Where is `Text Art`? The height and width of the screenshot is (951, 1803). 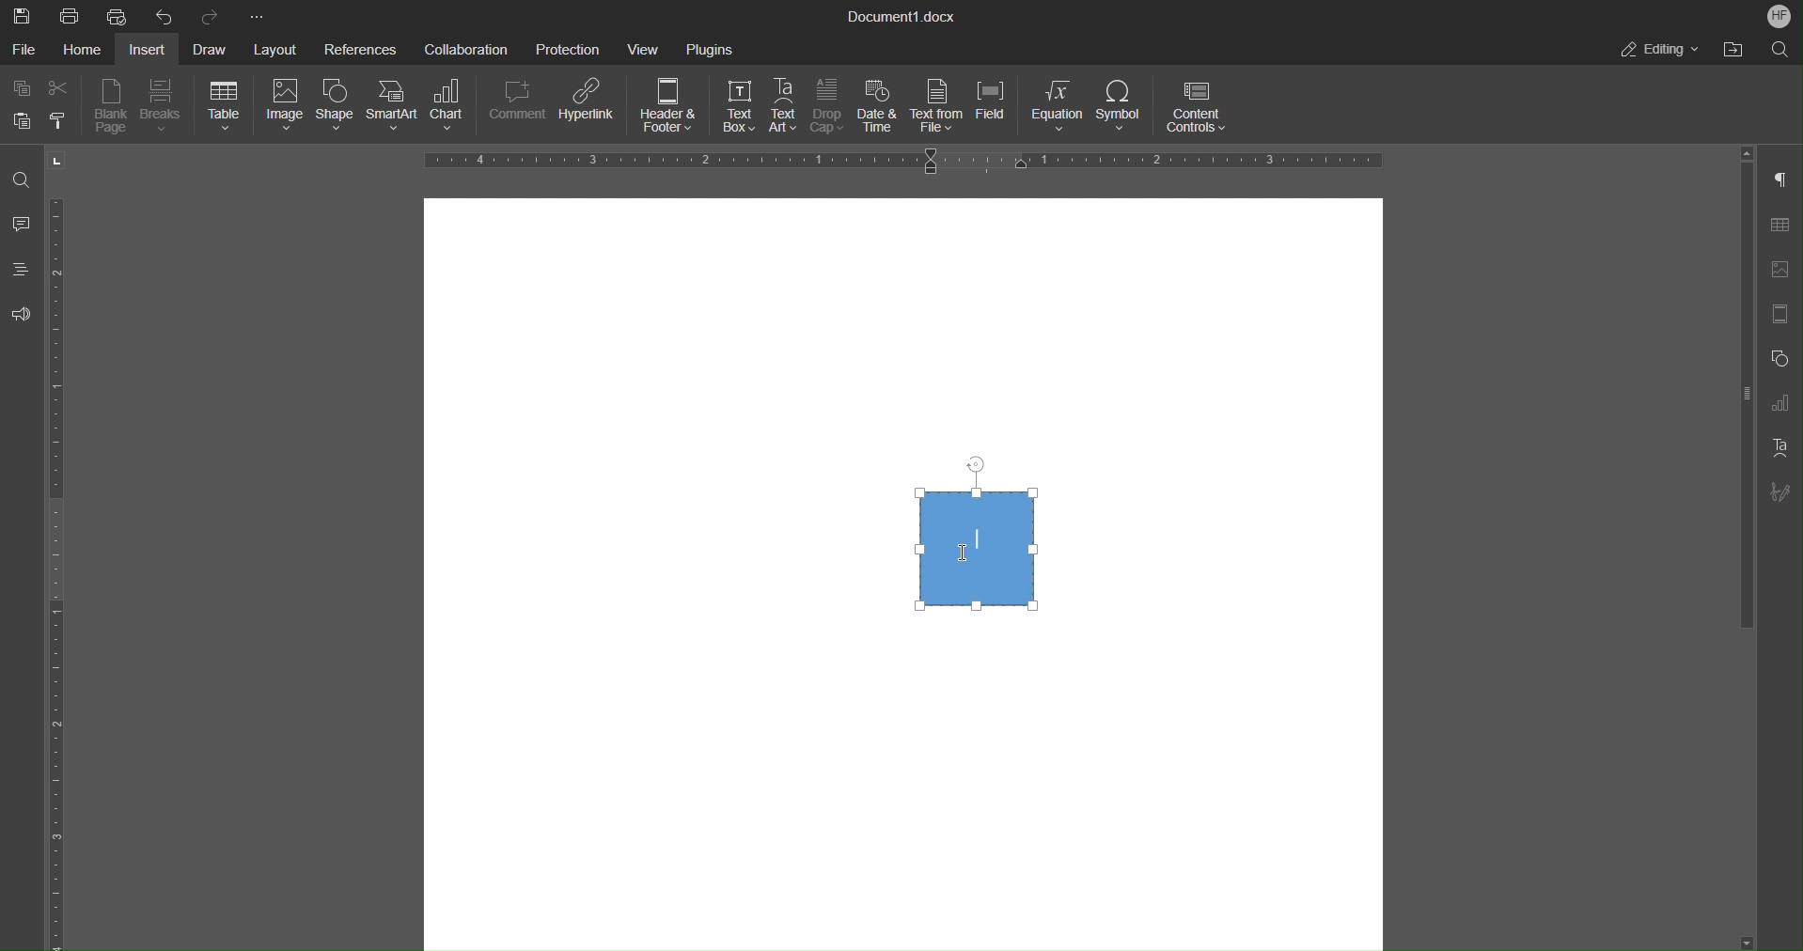
Text Art is located at coordinates (1784, 448).